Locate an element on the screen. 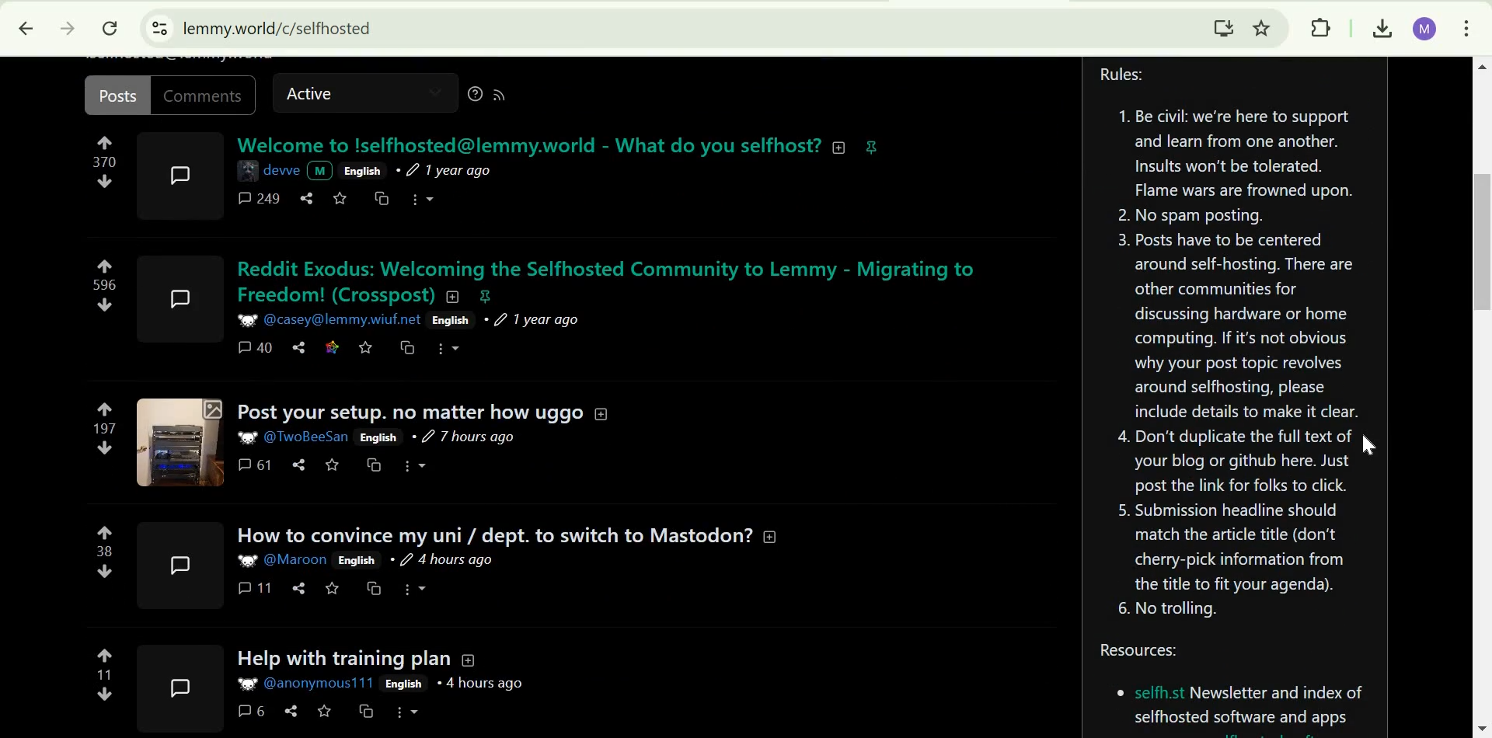 The height and width of the screenshot is (738, 1492). English is located at coordinates (357, 560).